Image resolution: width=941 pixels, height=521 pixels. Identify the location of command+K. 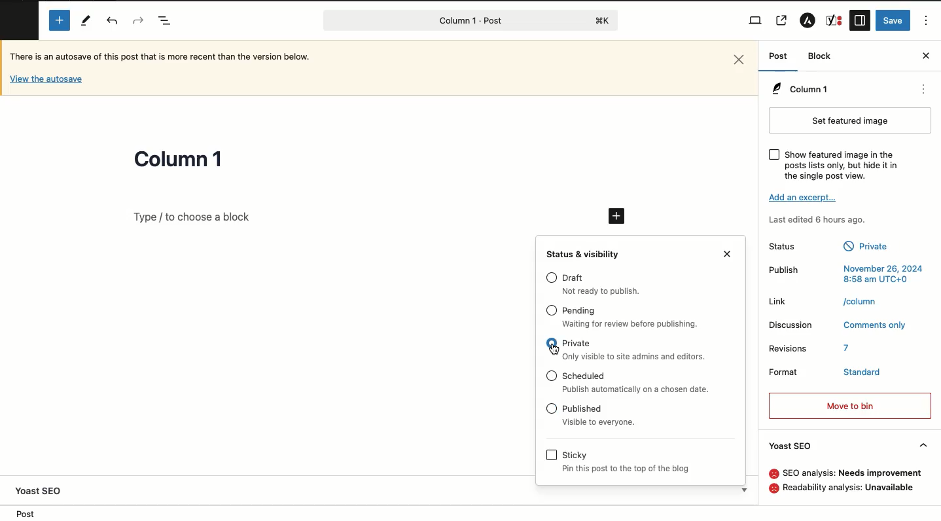
(603, 20).